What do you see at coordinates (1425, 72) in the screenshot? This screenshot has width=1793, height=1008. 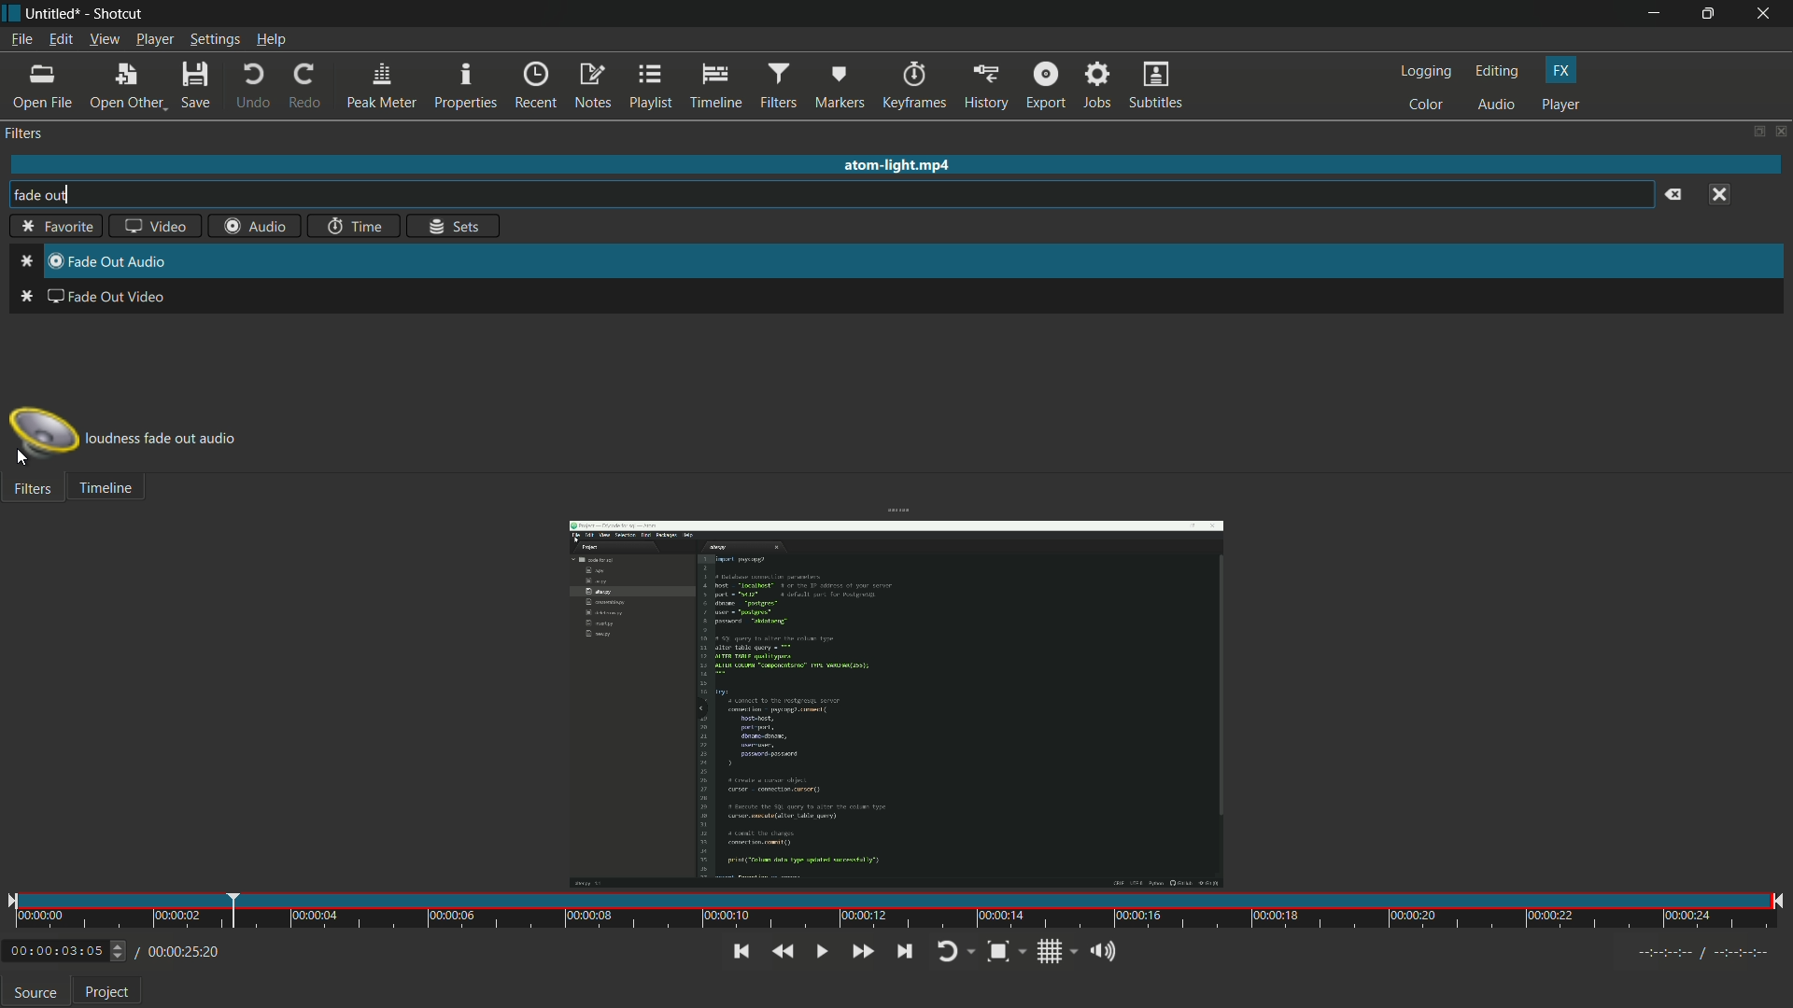 I see `logging` at bounding box center [1425, 72].